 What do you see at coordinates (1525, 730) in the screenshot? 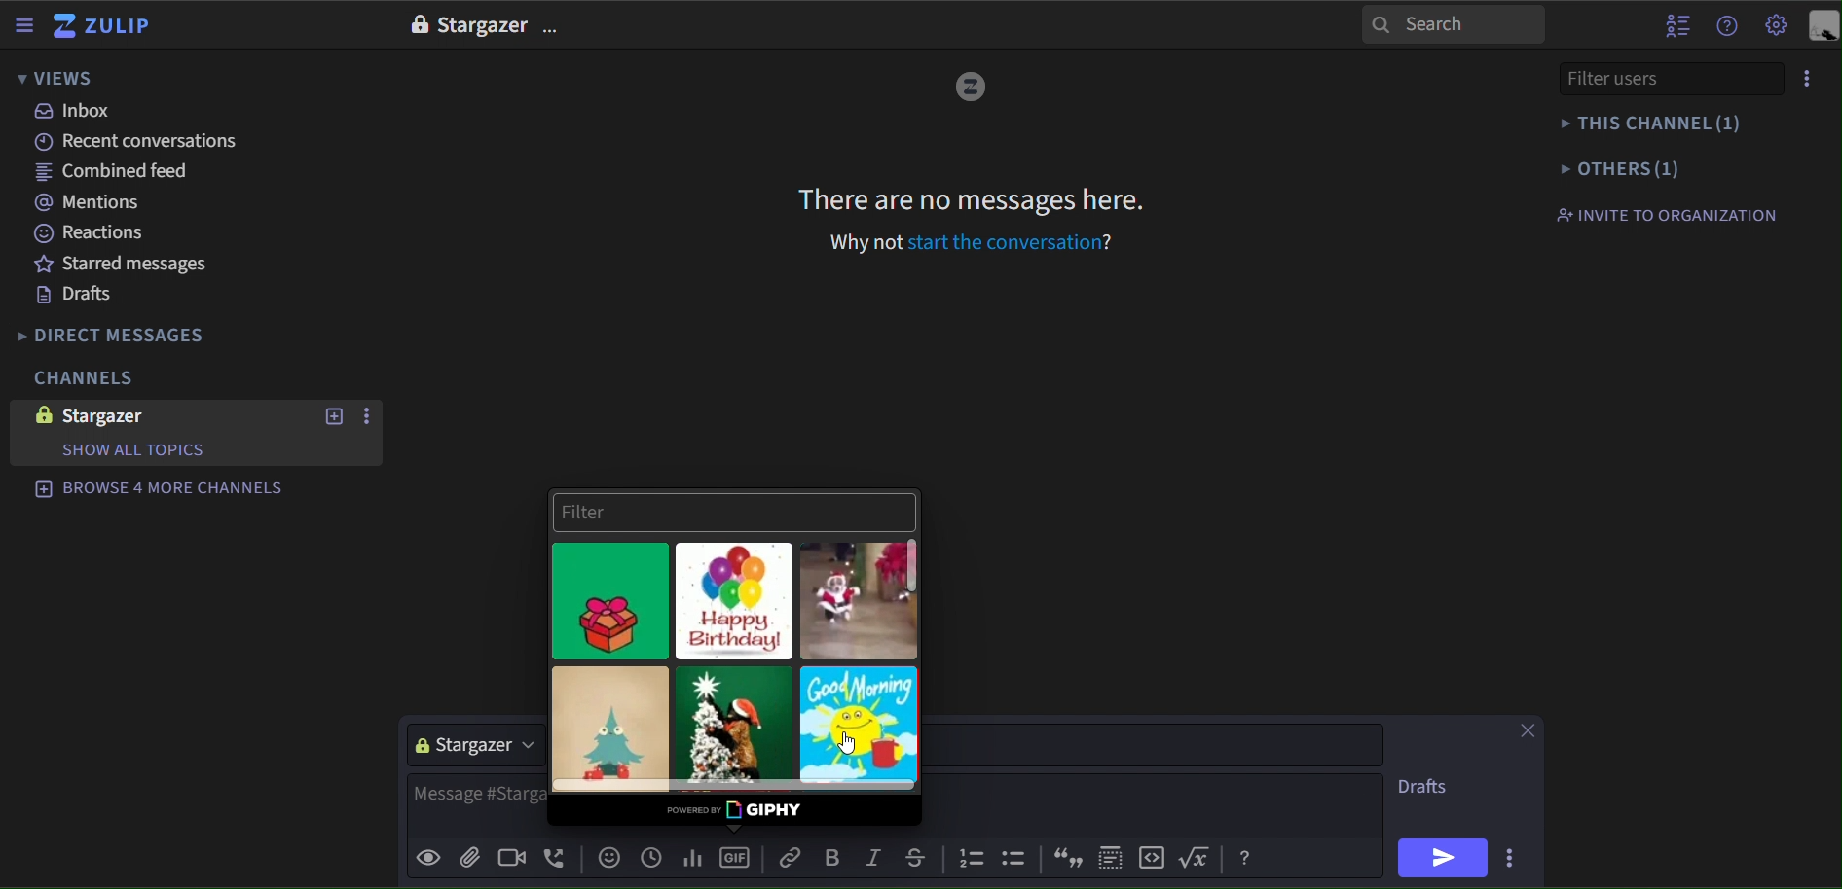
I see `close` at bounding box center [1525, 730].